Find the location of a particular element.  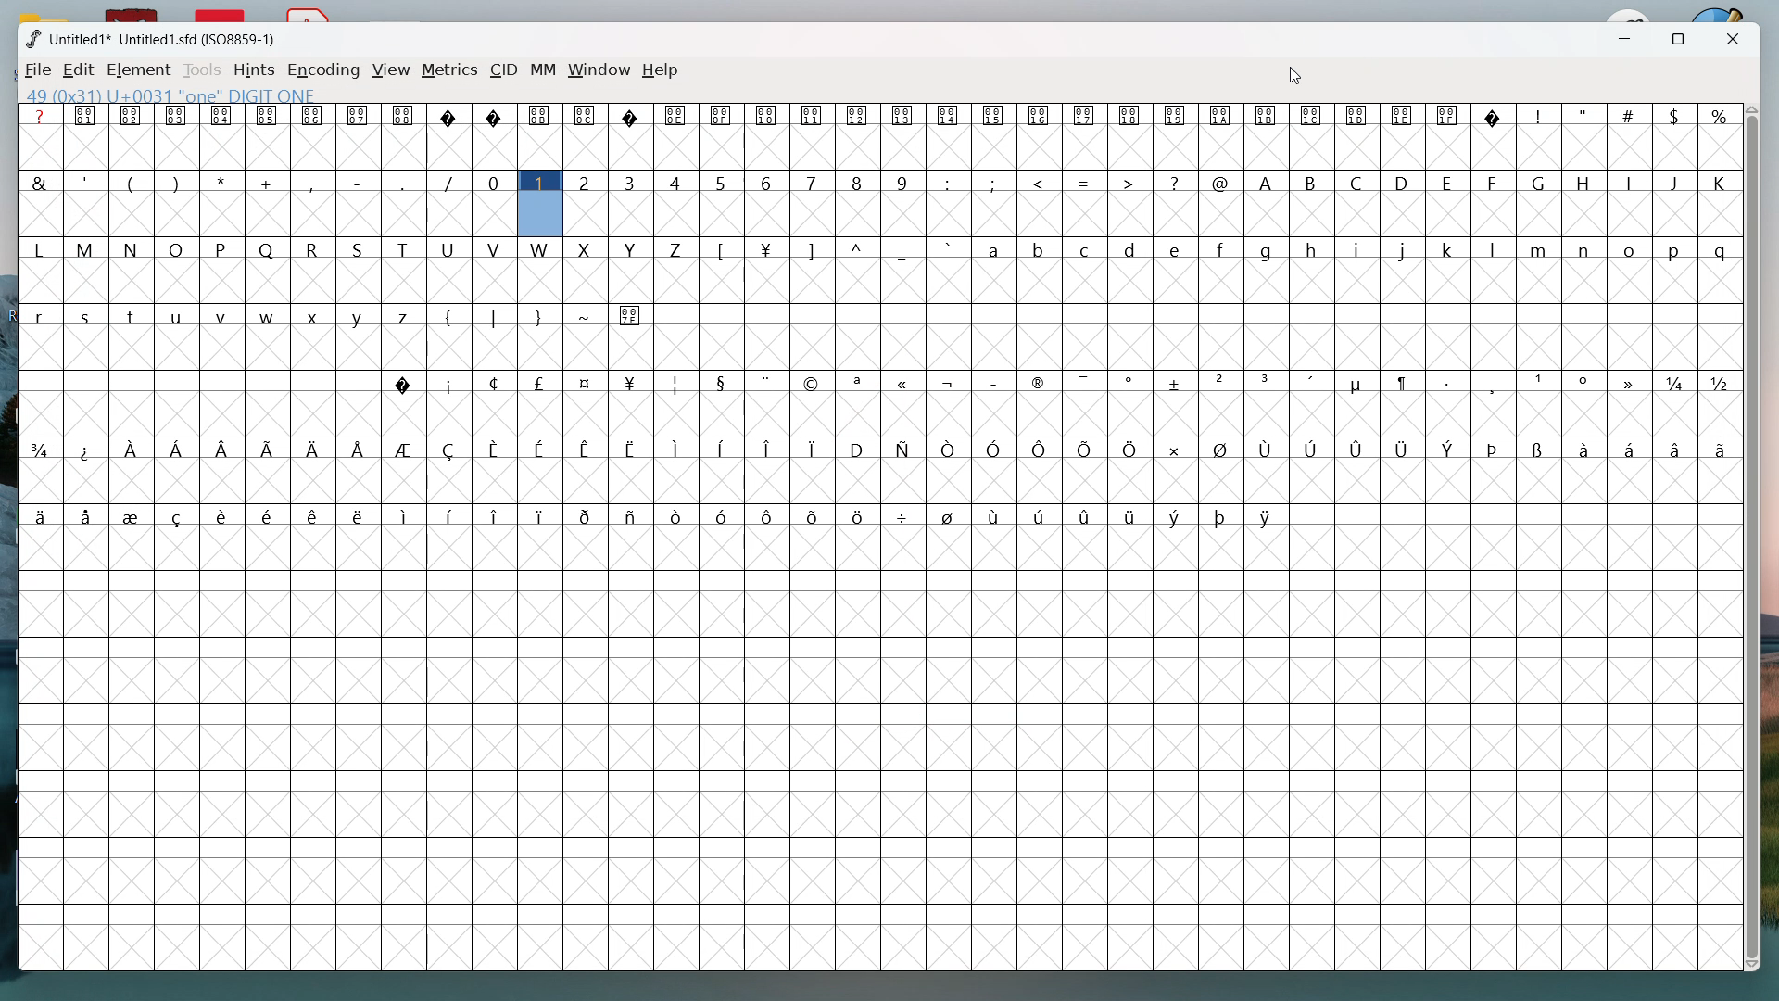

symbol is located at coordinates (180, 515).